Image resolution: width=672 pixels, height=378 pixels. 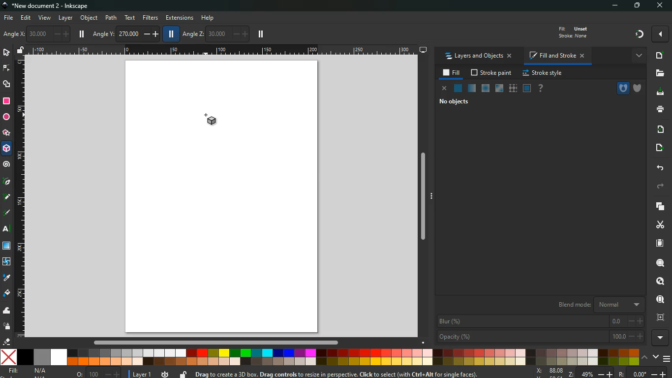 What do you see at coordinates (45, 18) in the screenshot?
I see `view` at bounding box center [45, 18].